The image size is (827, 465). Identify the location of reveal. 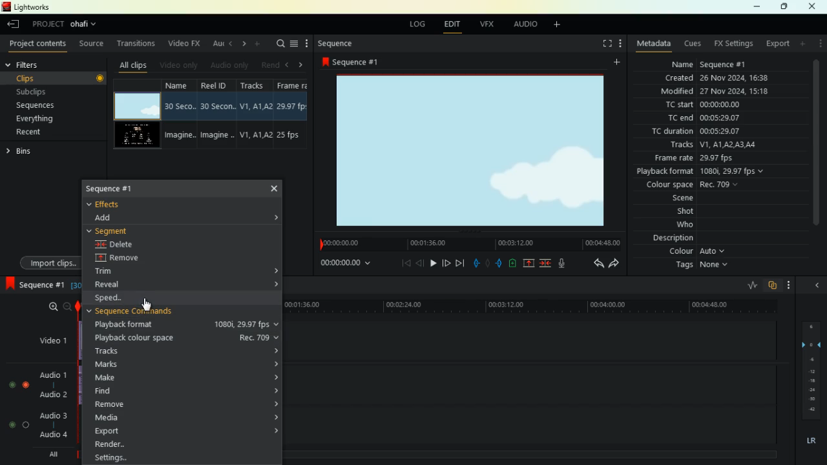
(122, 284).